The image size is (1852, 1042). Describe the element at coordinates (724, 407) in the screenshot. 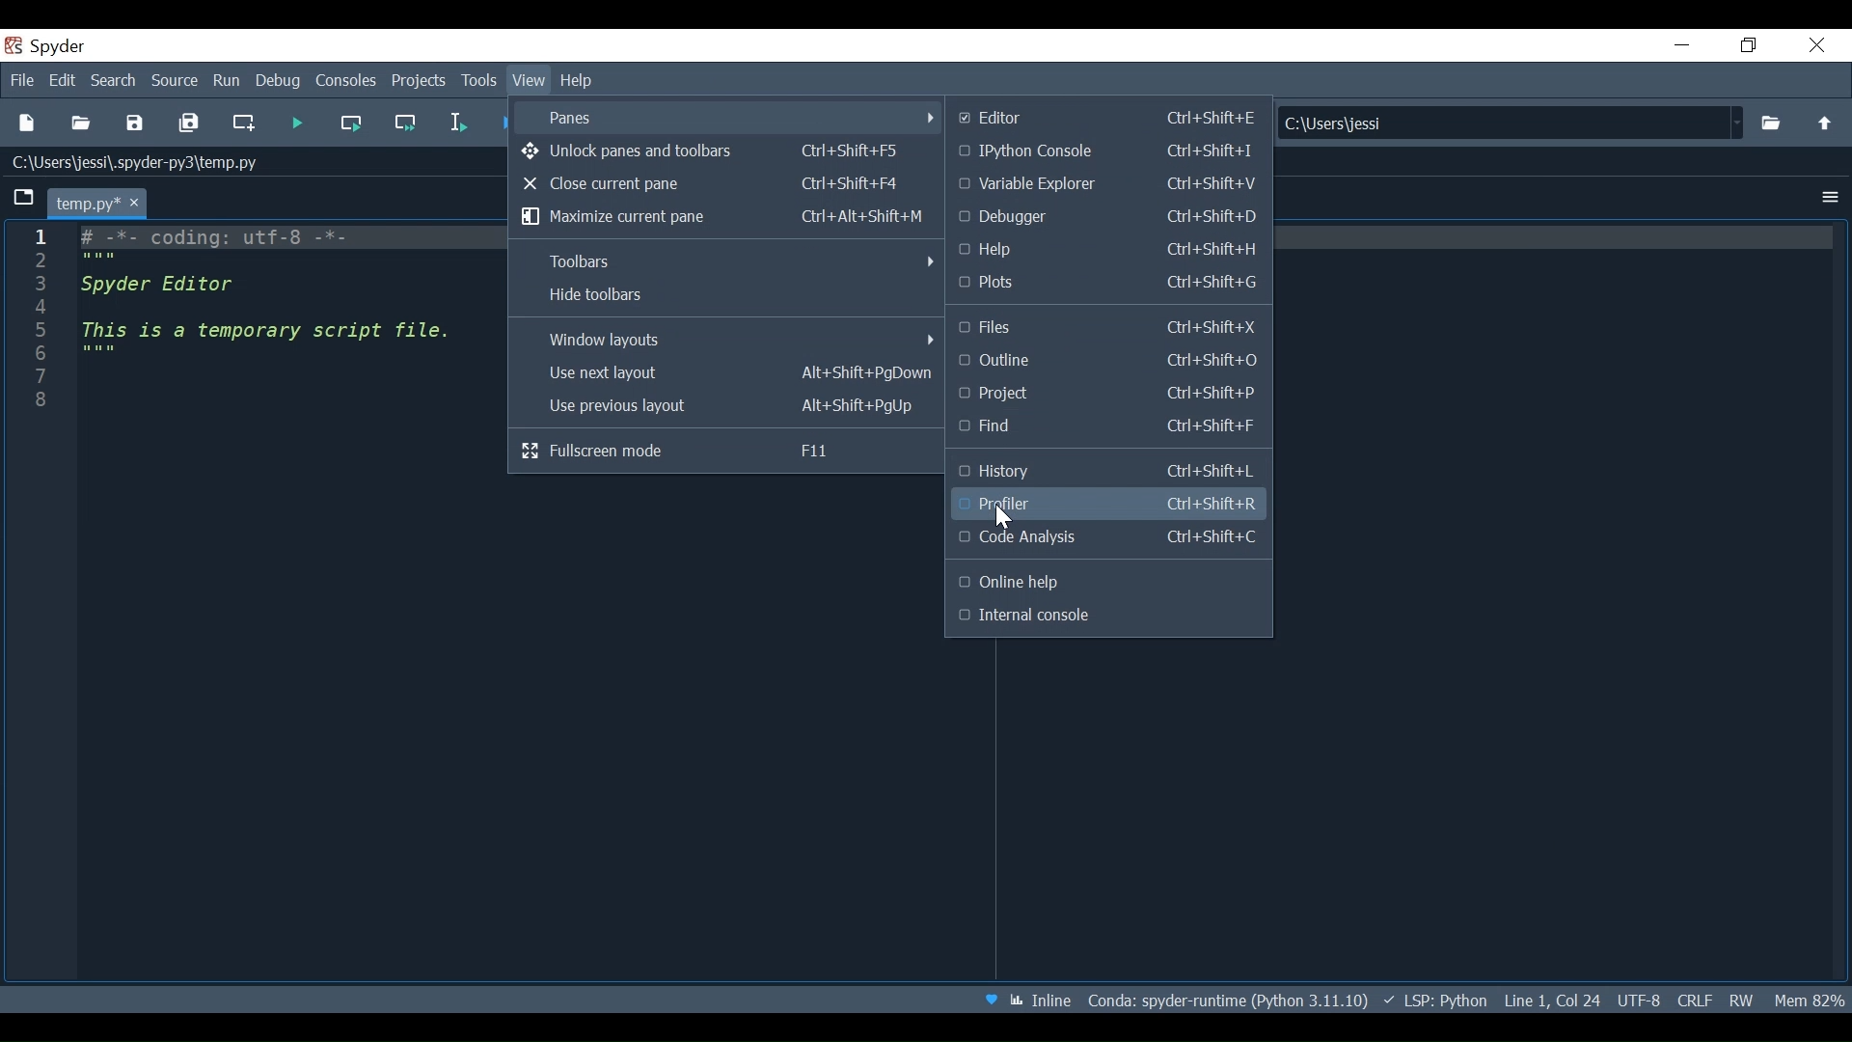

I see `Use previous layout` at that location.